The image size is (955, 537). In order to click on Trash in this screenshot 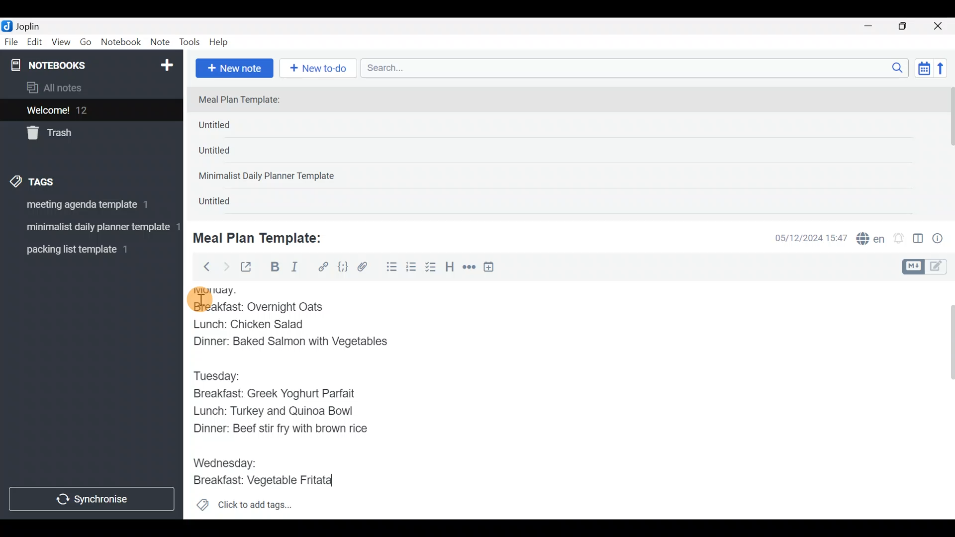, I will do `click(86, 134)`.